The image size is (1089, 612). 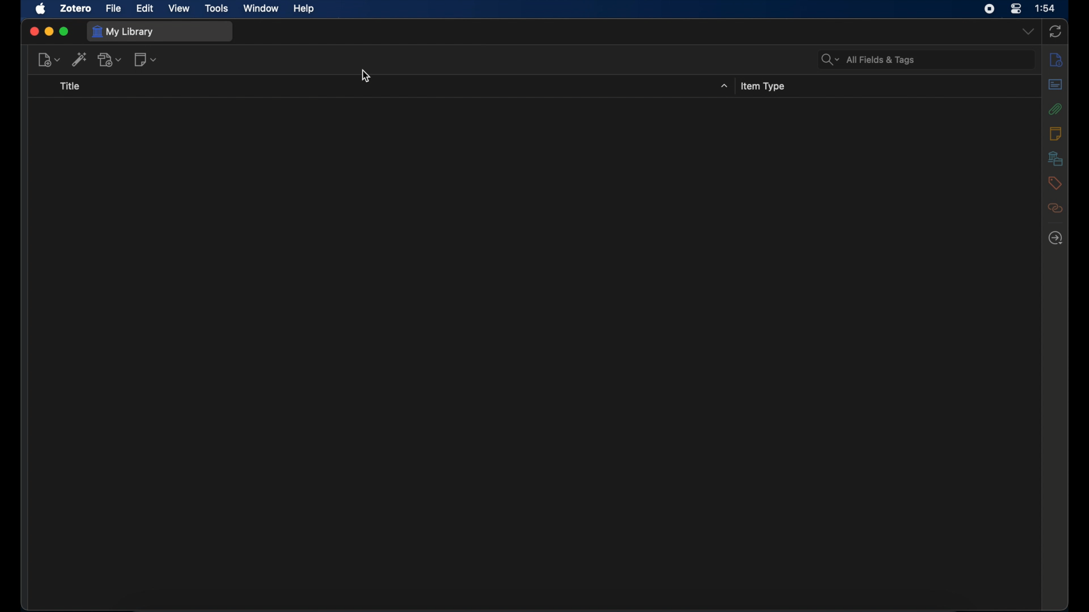 What do you see at coordinates (366, 76) in the screenshot?
I see `cursor` at bounding box center [366, 76].